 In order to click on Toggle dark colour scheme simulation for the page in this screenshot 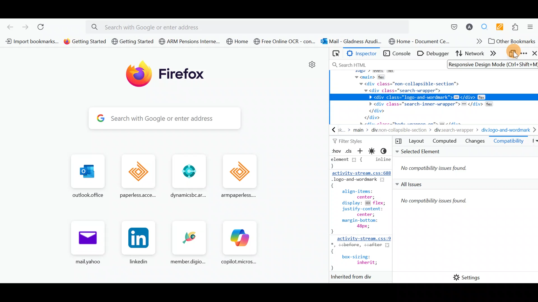, I will do `click(386, 151)`.